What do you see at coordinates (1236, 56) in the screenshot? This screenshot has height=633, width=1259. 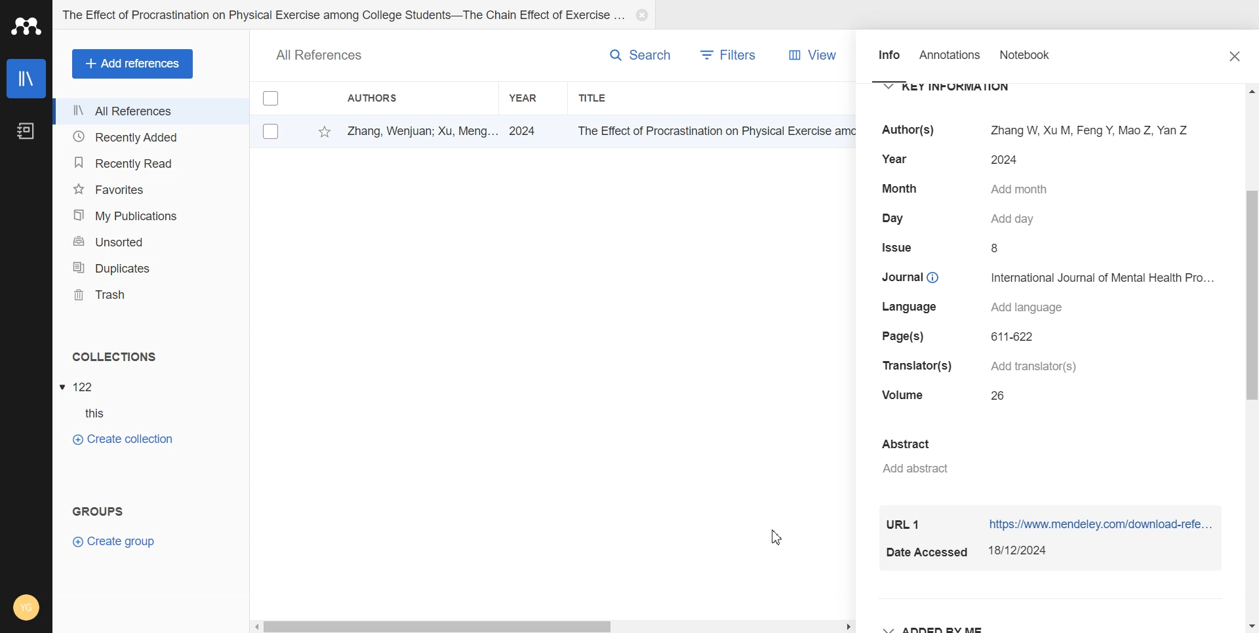 I see `Close` at bounding box center [1236, 56].